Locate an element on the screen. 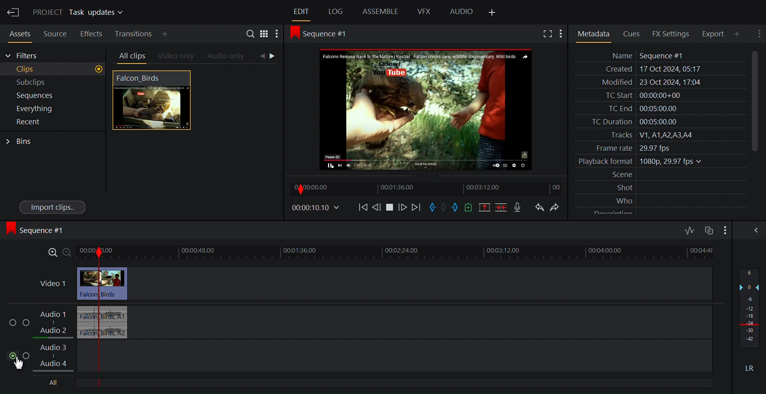 The height and width of the screenshot is (394, 766). Sequence #1 is located at coordinates (324, 34).